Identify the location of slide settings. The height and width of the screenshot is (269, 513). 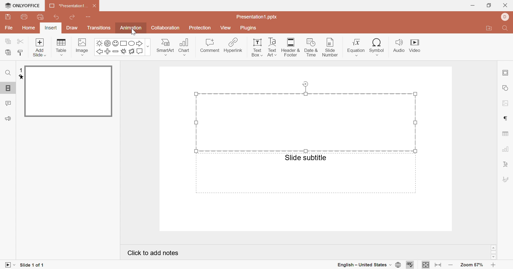
(505, 72).